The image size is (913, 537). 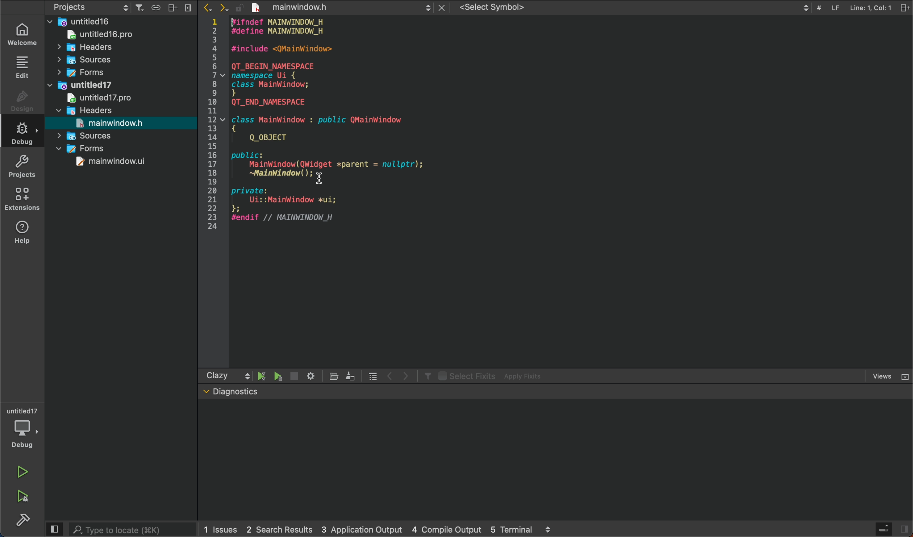 I want to click on resume, so click(x=279, y=377).